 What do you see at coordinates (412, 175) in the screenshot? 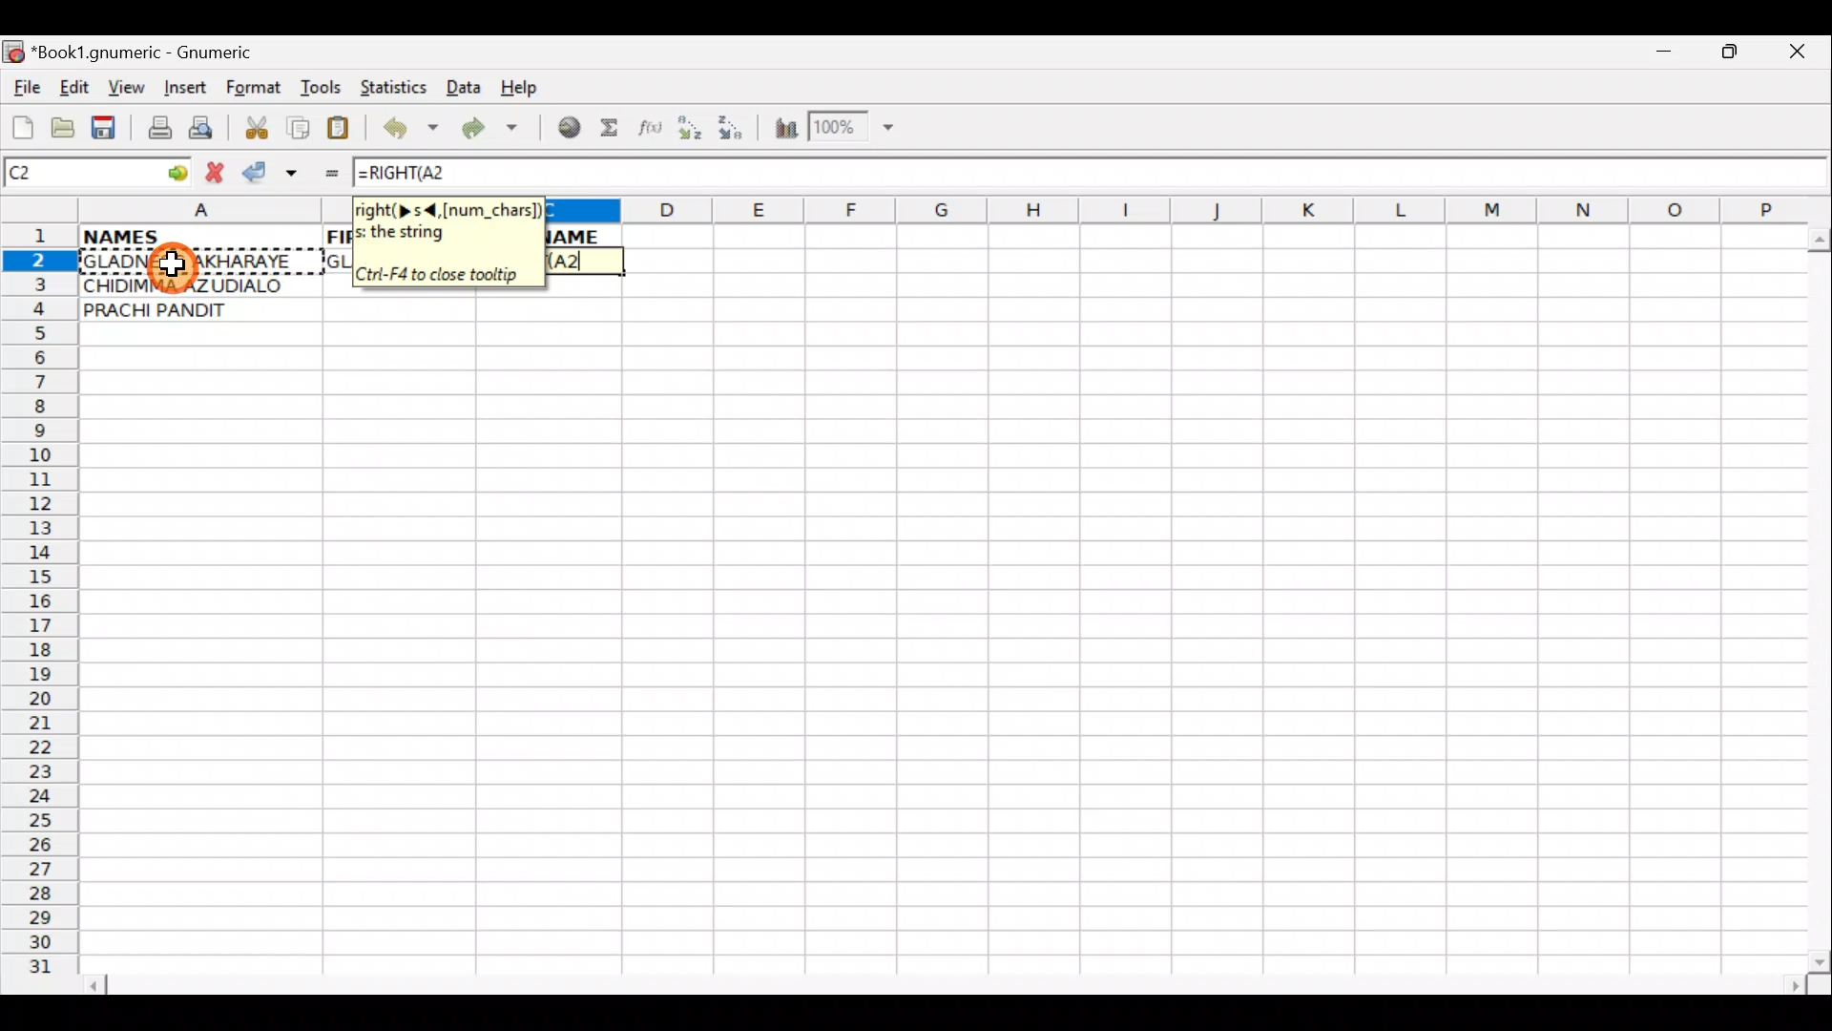
I see `=RIGHT(A2` at bounding box center [412, 175].